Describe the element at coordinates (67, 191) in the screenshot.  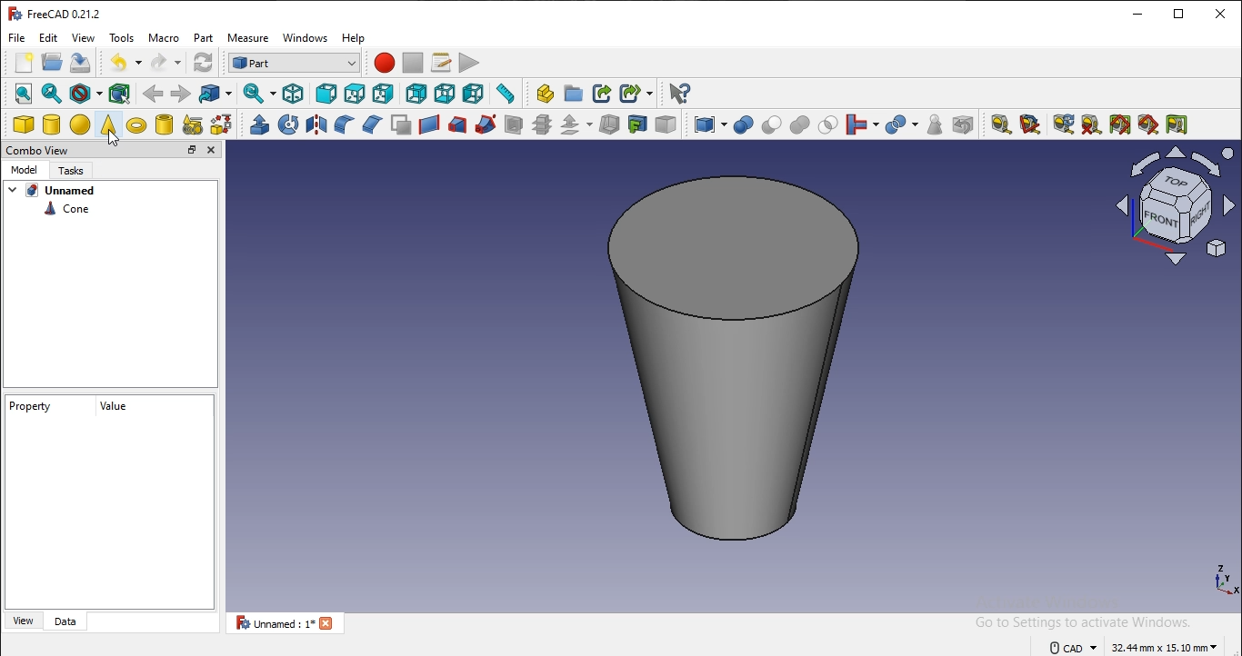
I see `unnamed` at that location.